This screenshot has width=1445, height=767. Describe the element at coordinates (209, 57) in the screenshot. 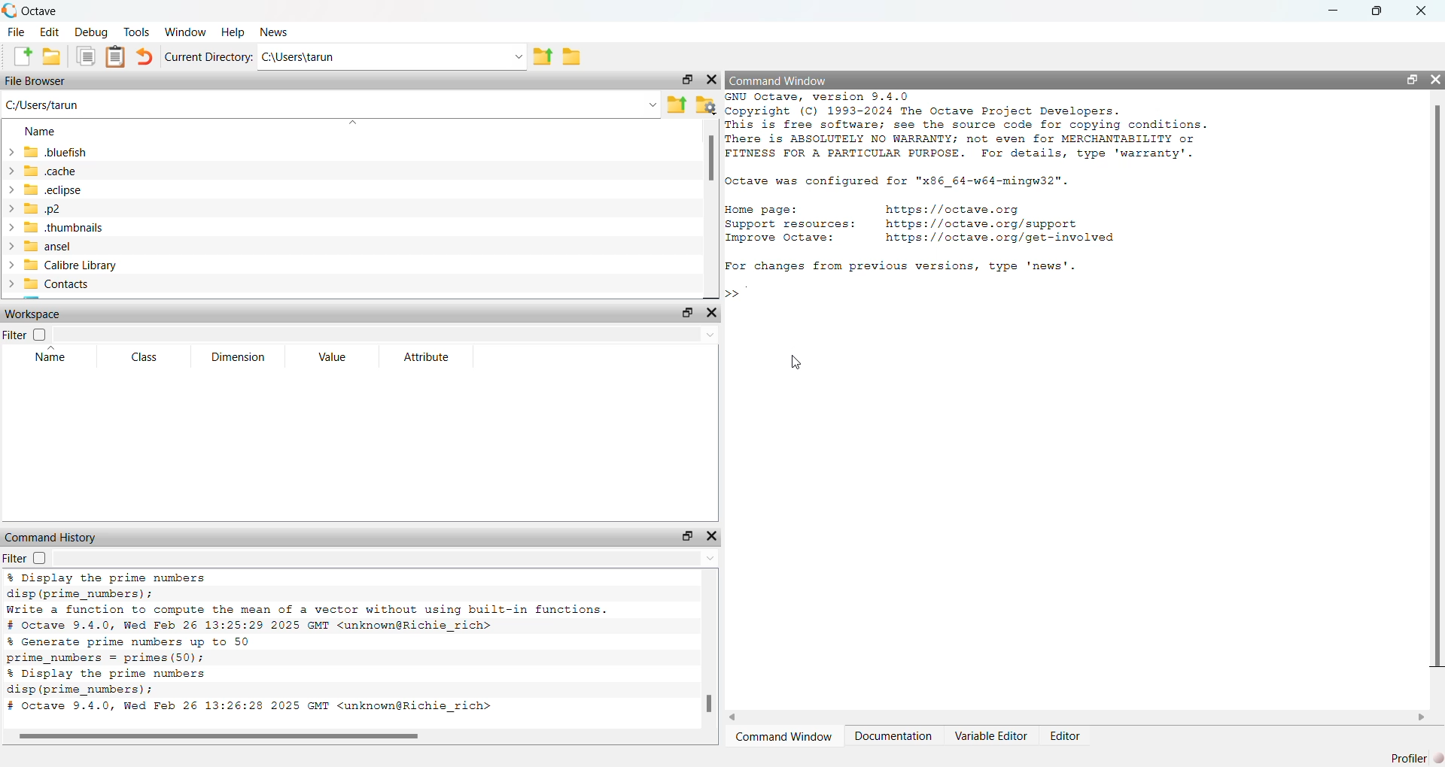

I see `Current Directory:` at that location.